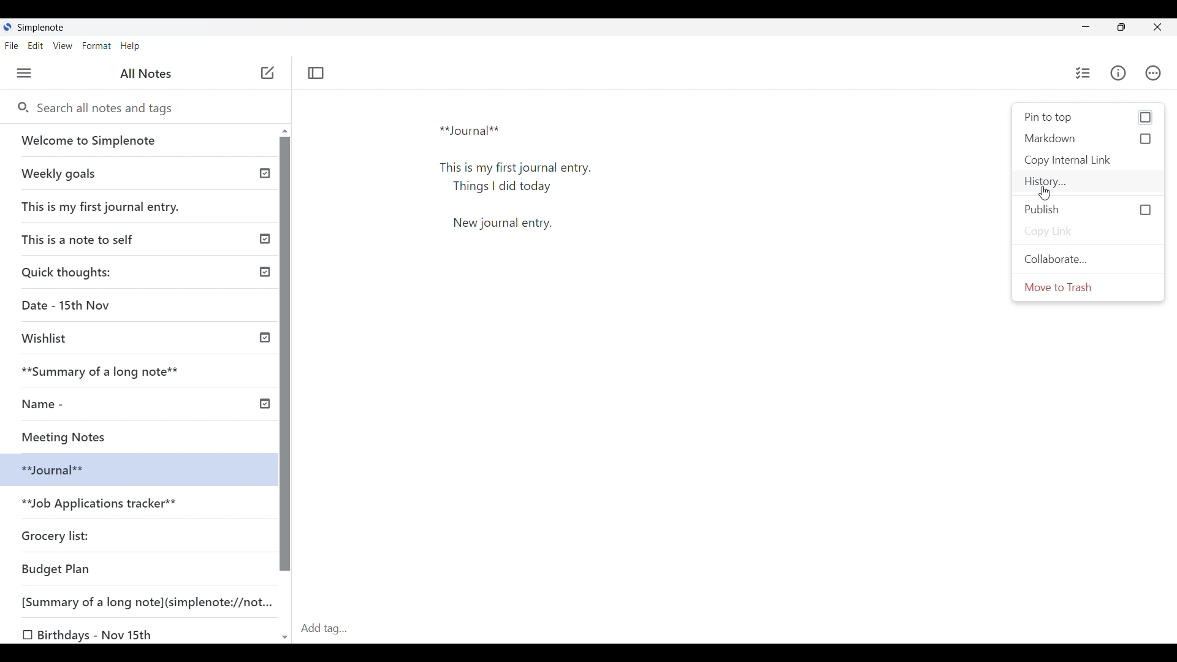 The height and width of the screenshot is (662, 1177). Describe the element at coordinates (82, 238) in the screenshot. I see `This is a note to self` at that location.